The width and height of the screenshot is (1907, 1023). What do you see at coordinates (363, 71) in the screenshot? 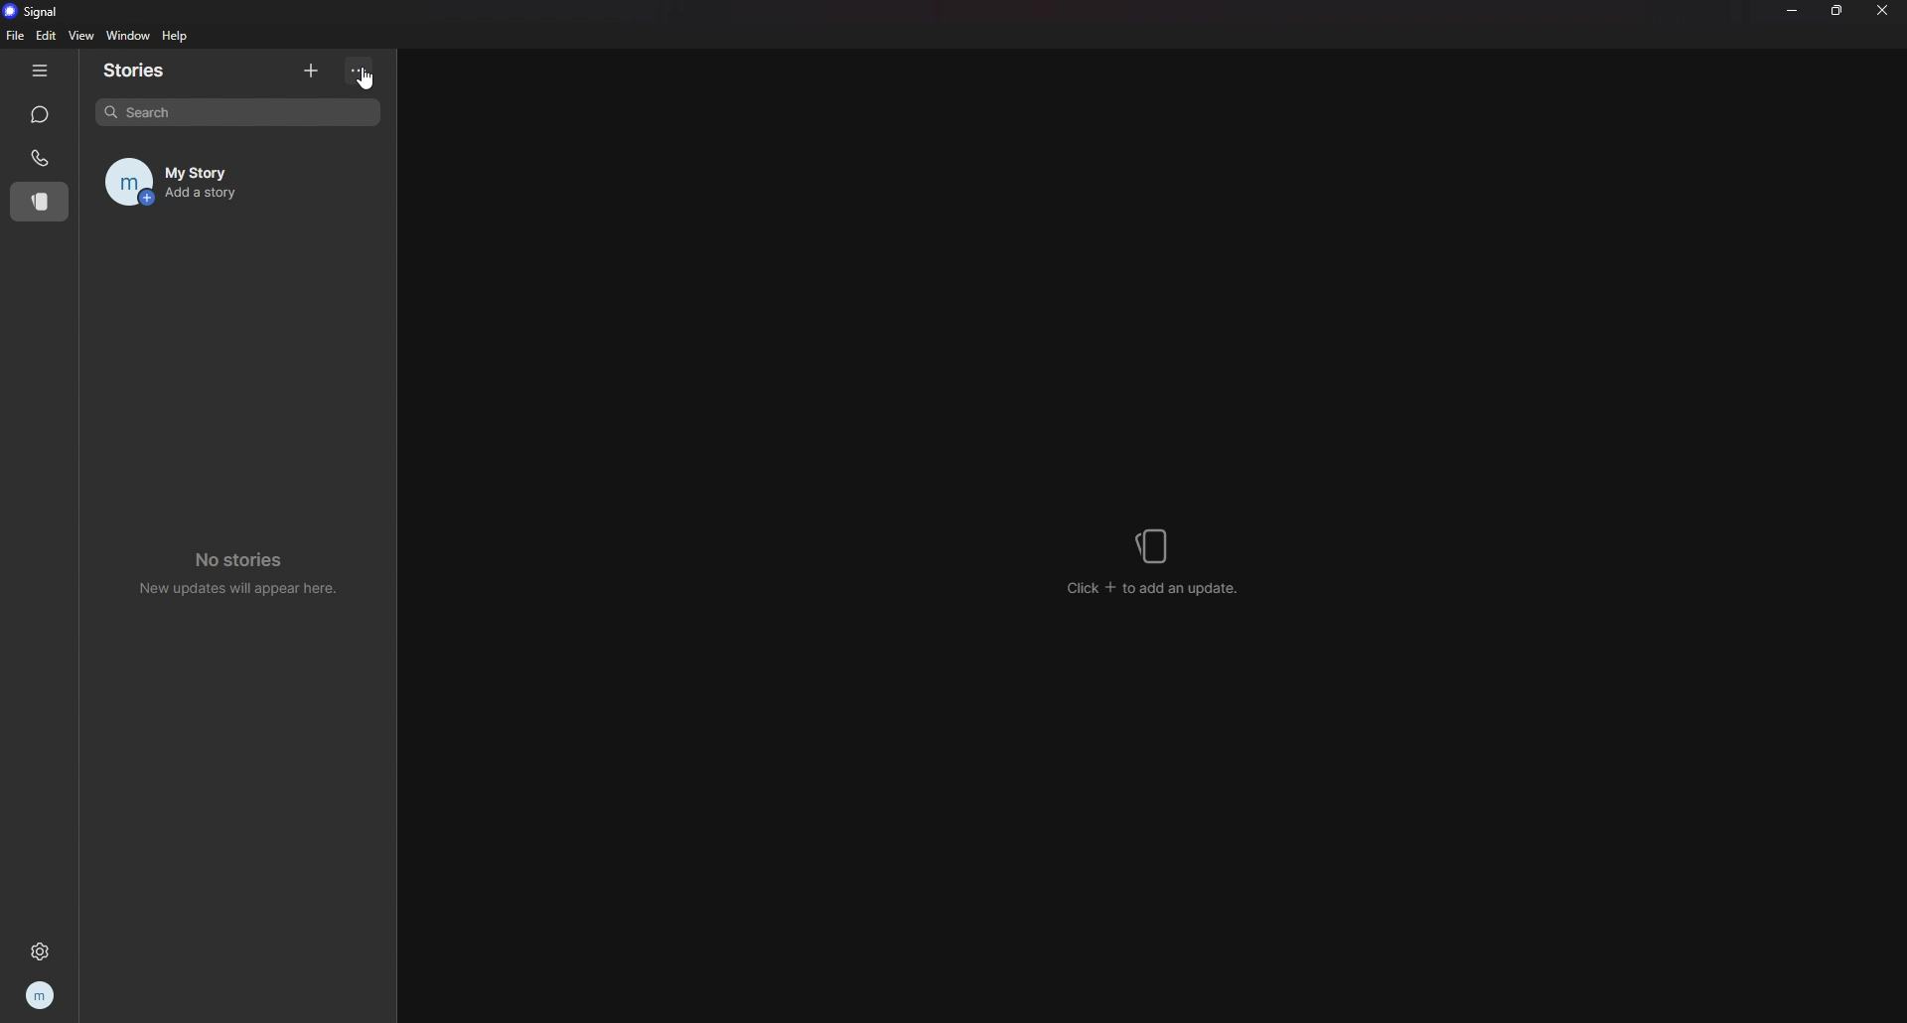
I see `options` at bounding box center [363, 71].